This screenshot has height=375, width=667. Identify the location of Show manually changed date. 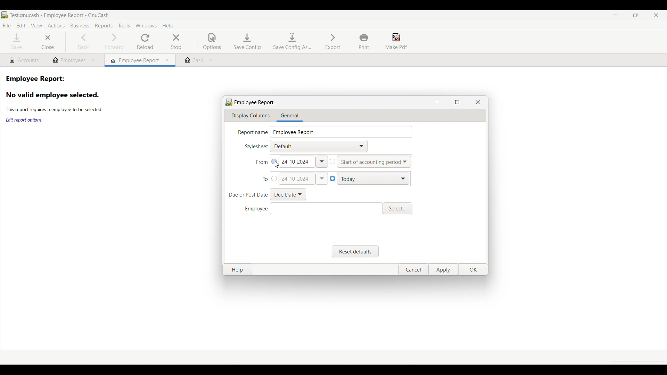
(298, 178).